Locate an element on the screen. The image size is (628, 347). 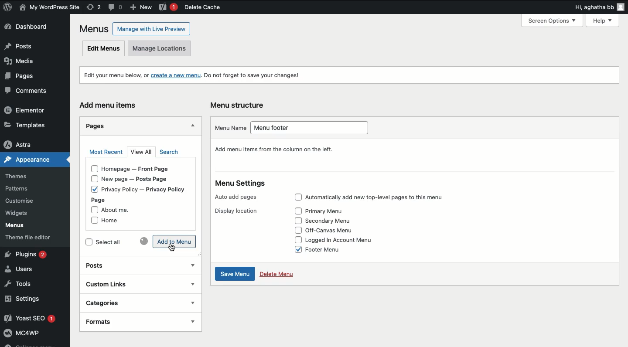
Pages is located at coordinates (19, 78).